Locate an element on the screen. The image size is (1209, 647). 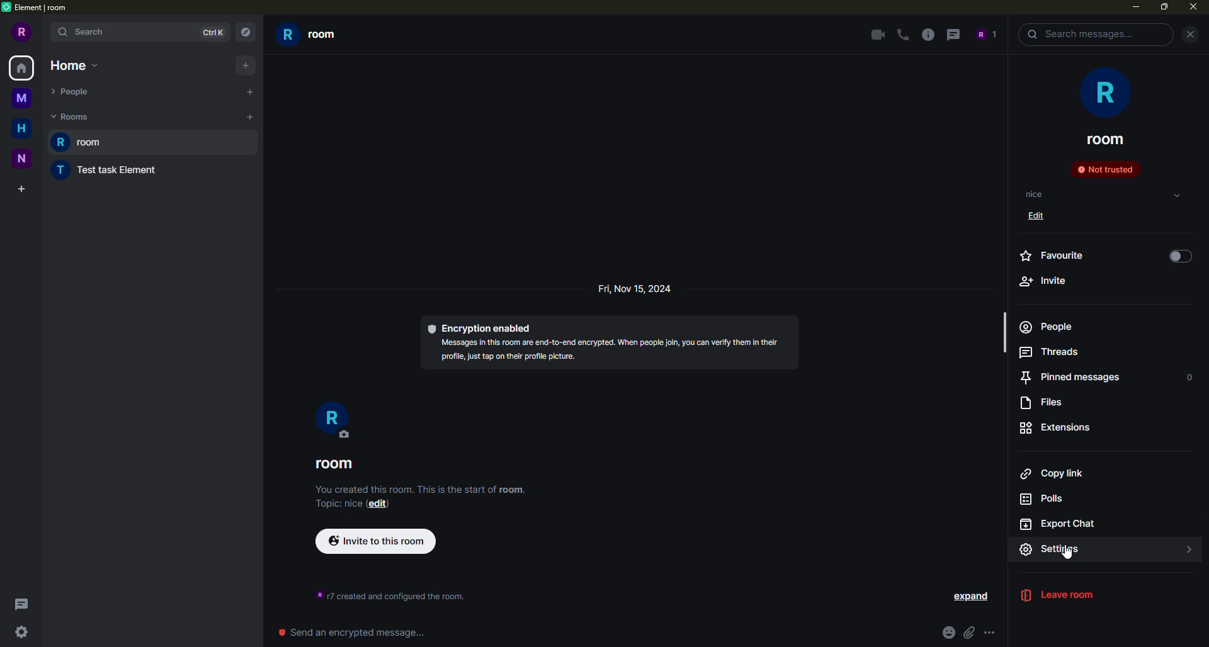
people is located at coordinates (74, 89).